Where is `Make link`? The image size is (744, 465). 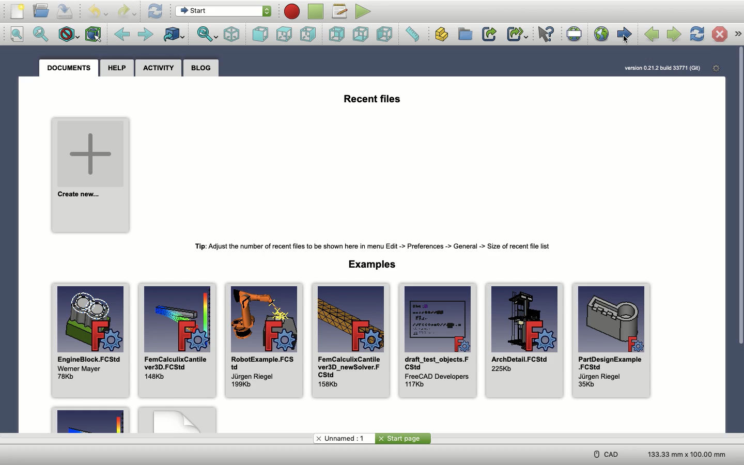
Make link is located at coordinates (490, 35).